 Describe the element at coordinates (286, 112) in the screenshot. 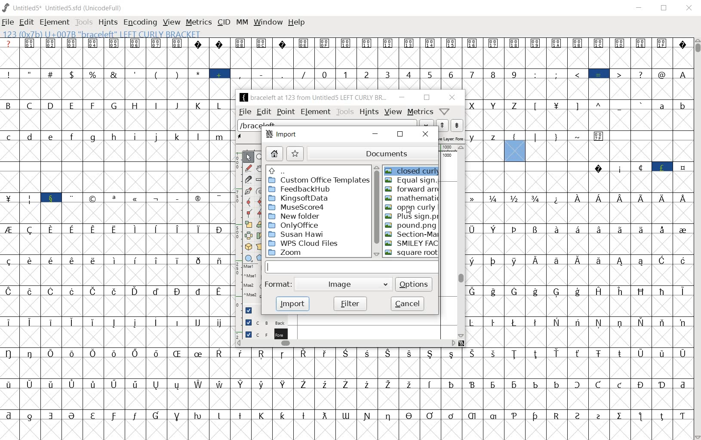

I see `point` at that location.